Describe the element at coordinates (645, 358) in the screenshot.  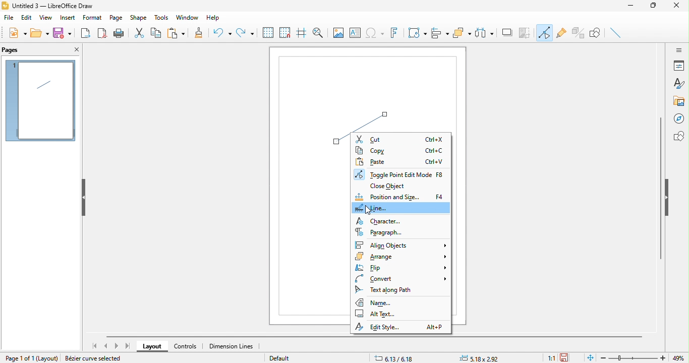
I see `zoom` at that location.